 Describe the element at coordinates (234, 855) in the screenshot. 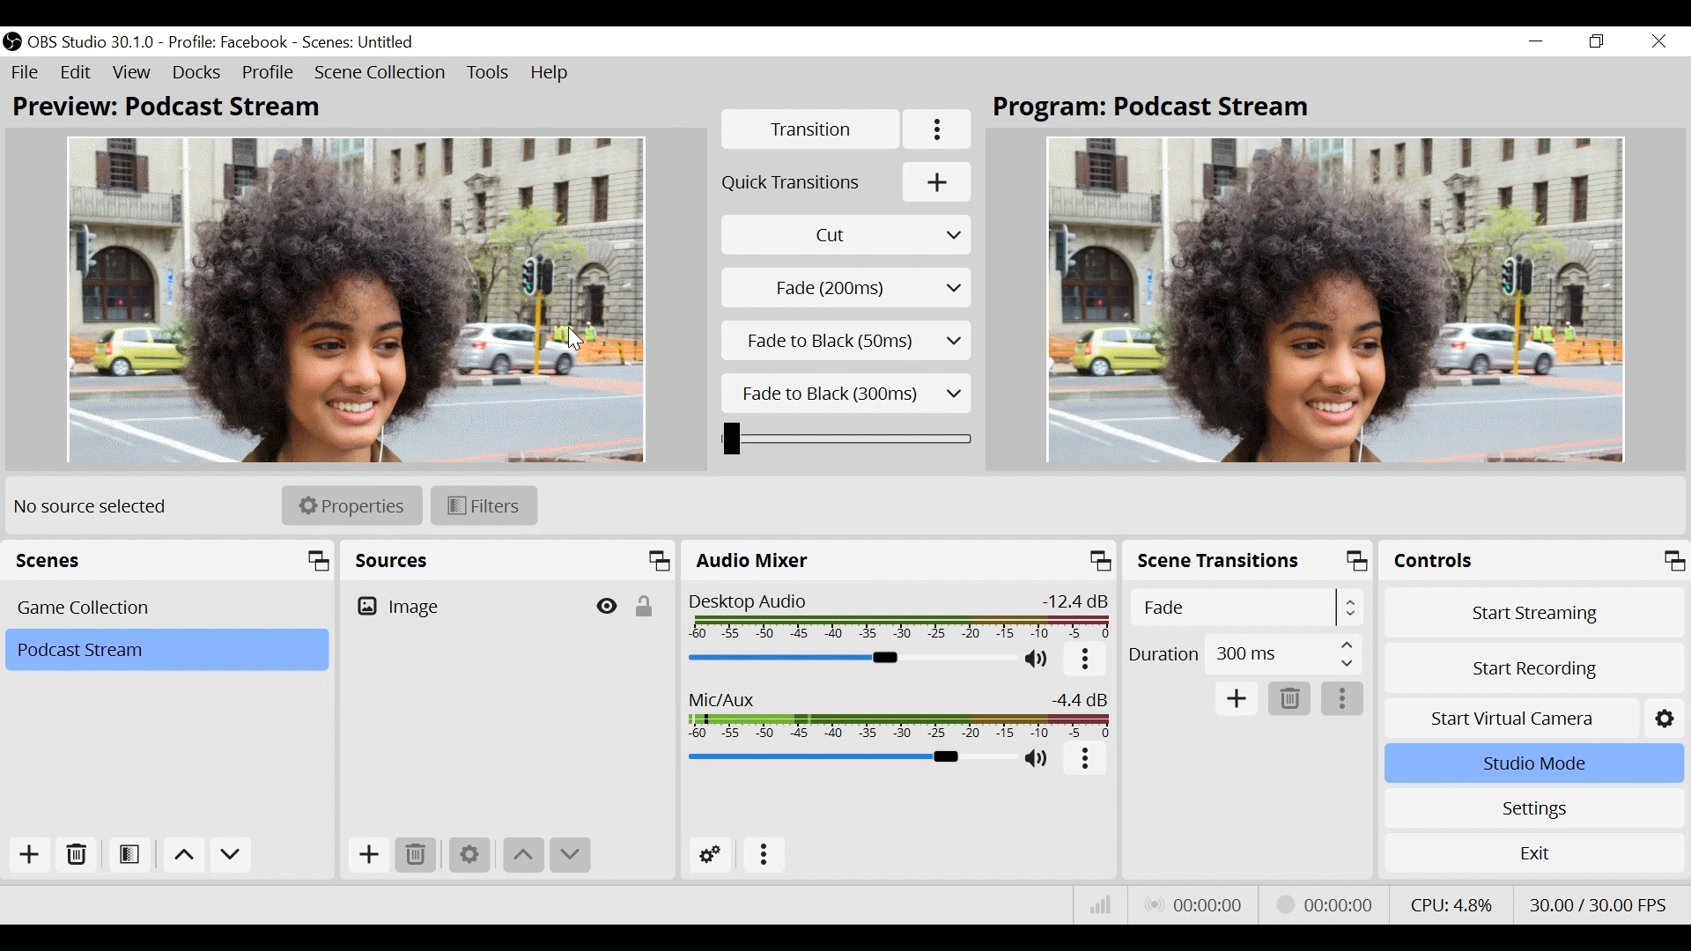

I see `Move down` at that location.